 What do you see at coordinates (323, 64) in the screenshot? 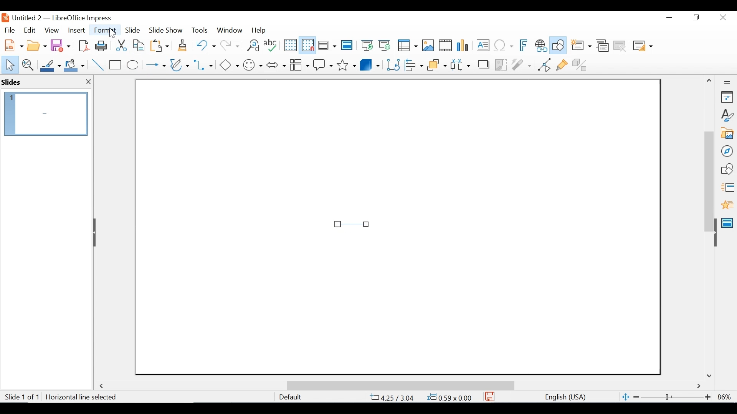
I see `Callout` at bounding box center [323, 64].